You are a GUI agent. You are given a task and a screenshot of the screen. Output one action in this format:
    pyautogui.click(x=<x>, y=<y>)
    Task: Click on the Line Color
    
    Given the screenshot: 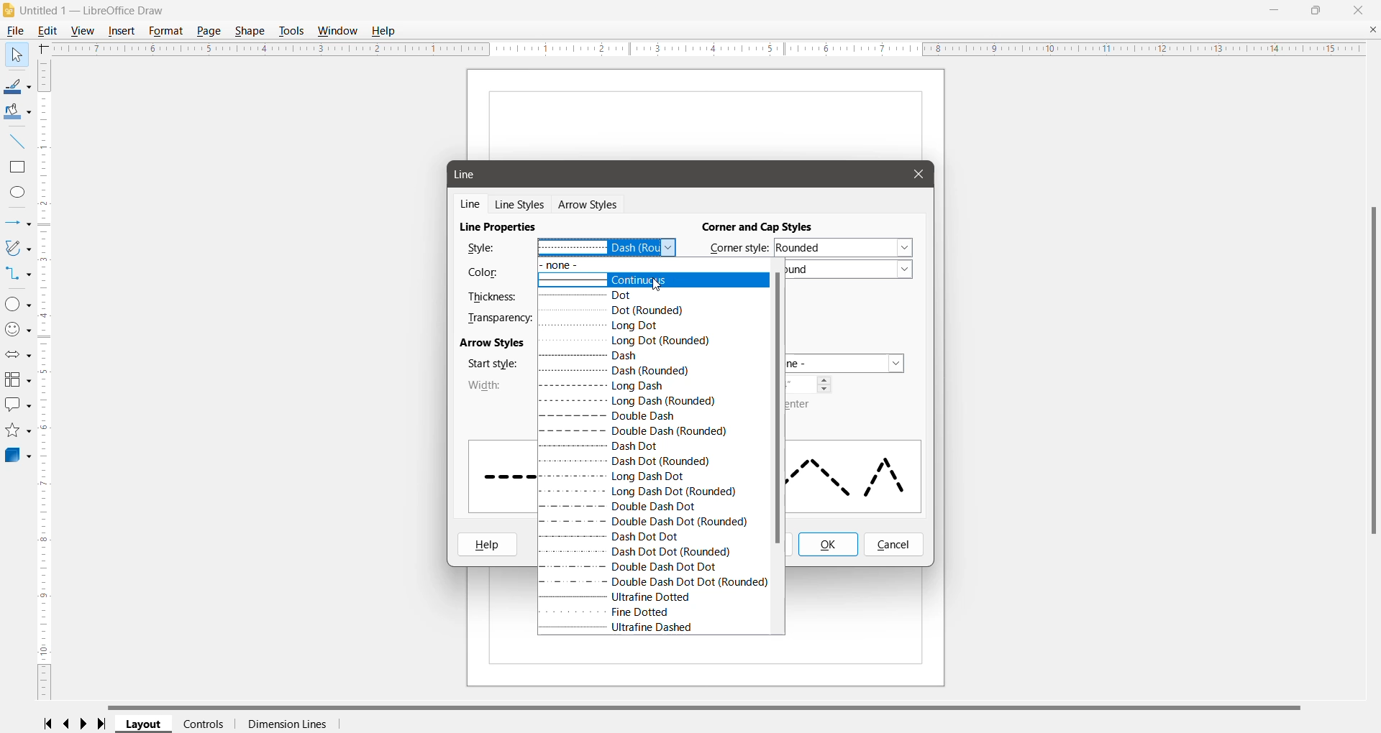 What is the action you would take?
    pyautogui.click(x=18, y=87)
    